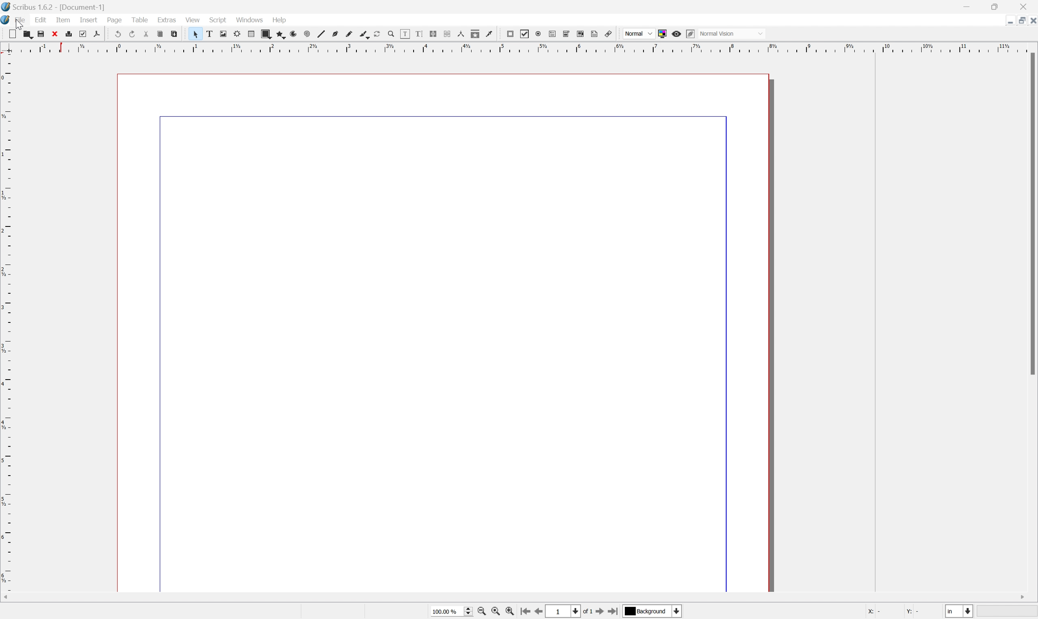 The image size is (1038, 619). I want to click on Freehand line, so click(348, 34).